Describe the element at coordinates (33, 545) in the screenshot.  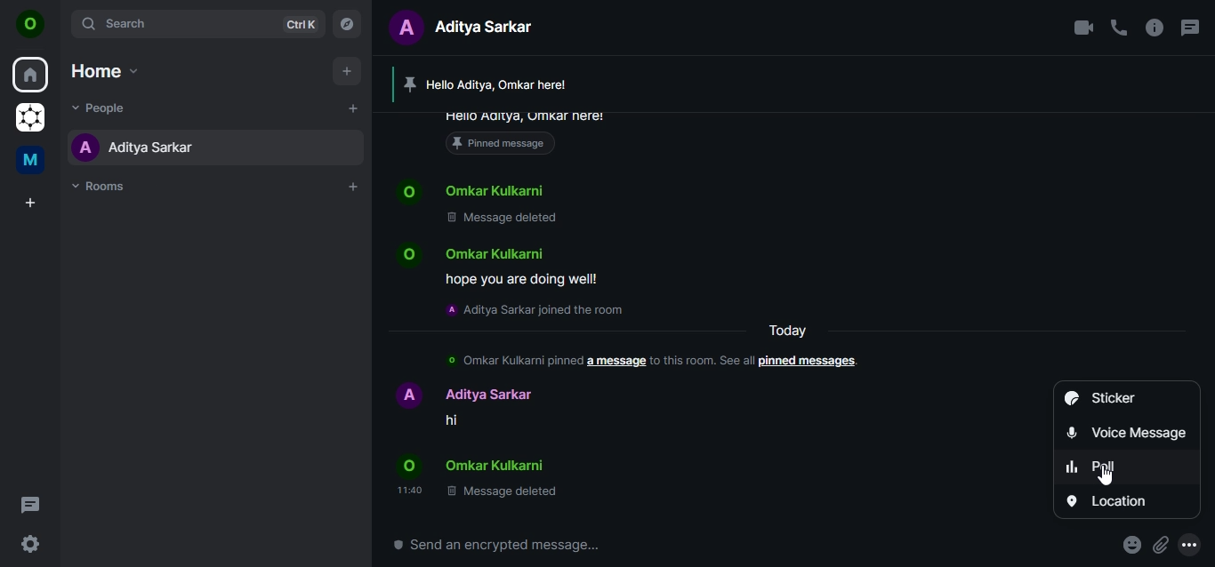
I see `quicker settings` at that location.